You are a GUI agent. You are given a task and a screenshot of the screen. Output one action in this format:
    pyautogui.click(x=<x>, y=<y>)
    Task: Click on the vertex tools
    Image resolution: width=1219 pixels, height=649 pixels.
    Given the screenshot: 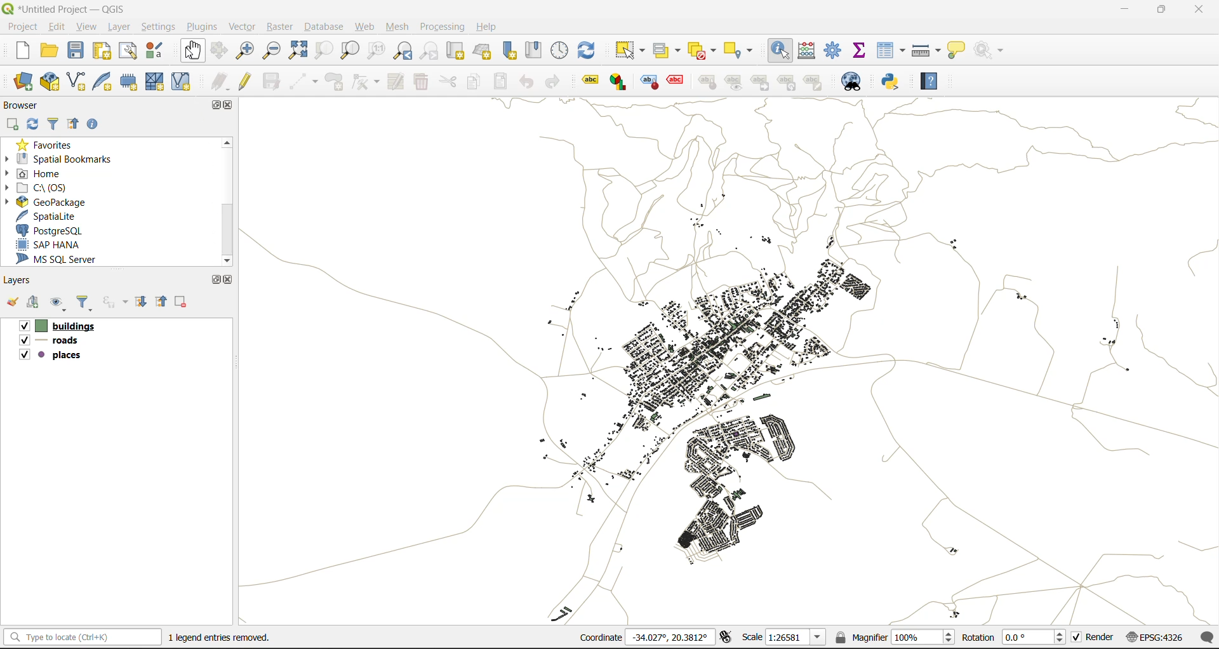 What is the action you would take?
    pyautogui.click(x=366, y=82)
    